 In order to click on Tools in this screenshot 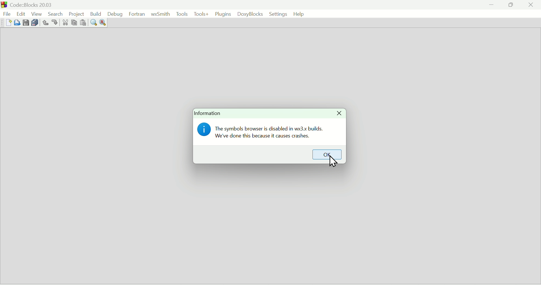, I will do `click(181, 13)`.